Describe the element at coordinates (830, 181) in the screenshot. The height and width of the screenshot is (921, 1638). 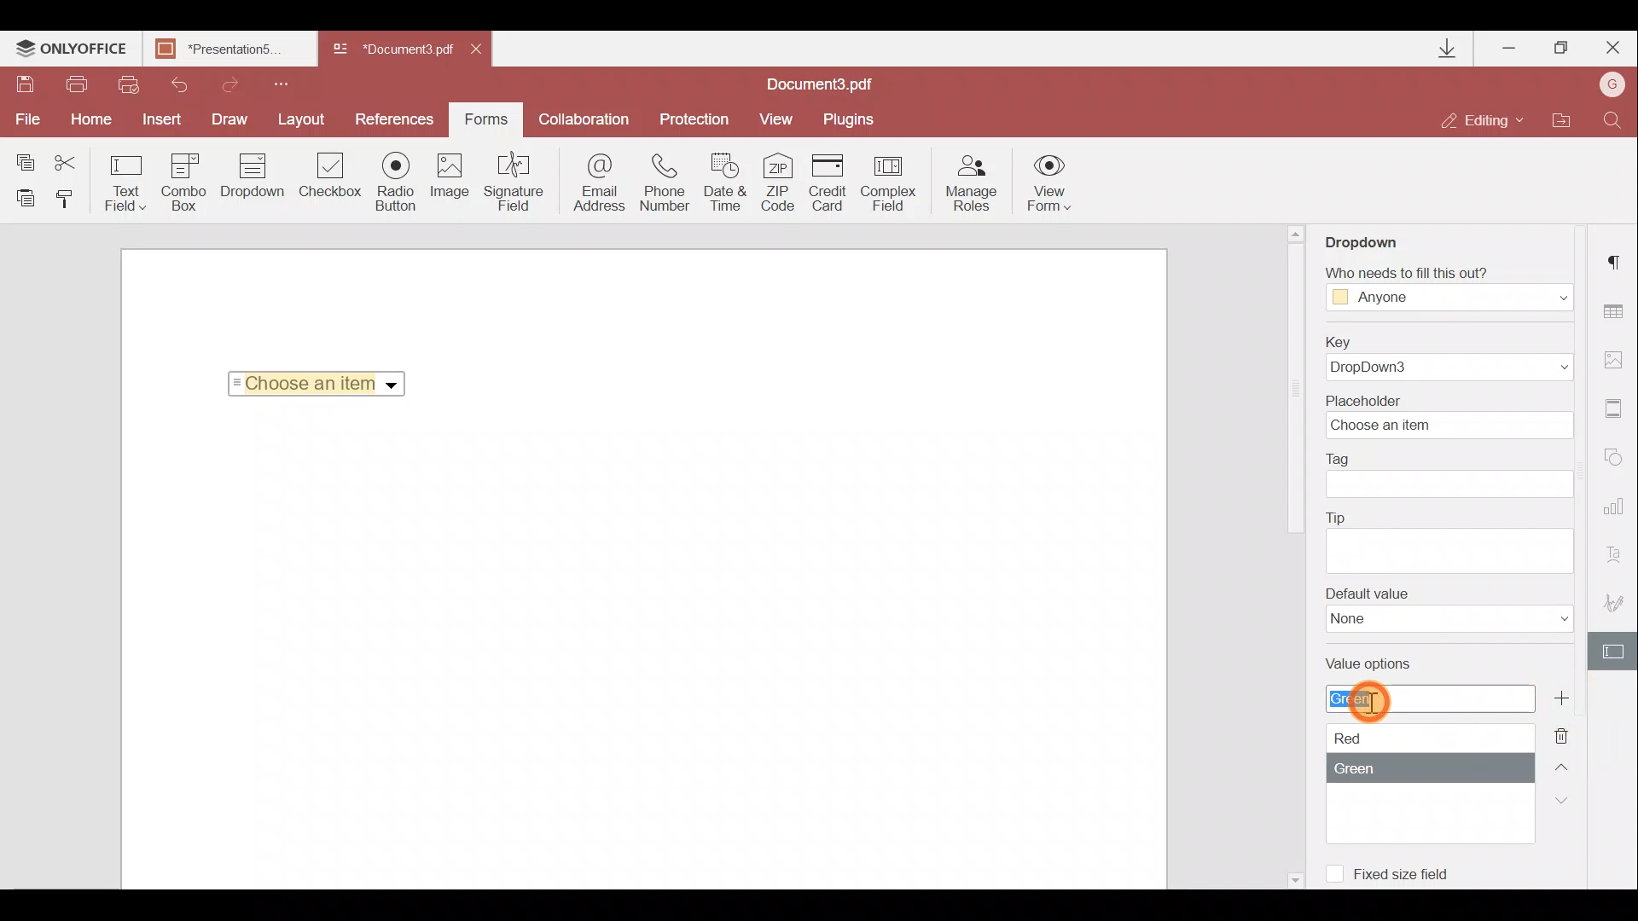
I see `Credit card` at that location.